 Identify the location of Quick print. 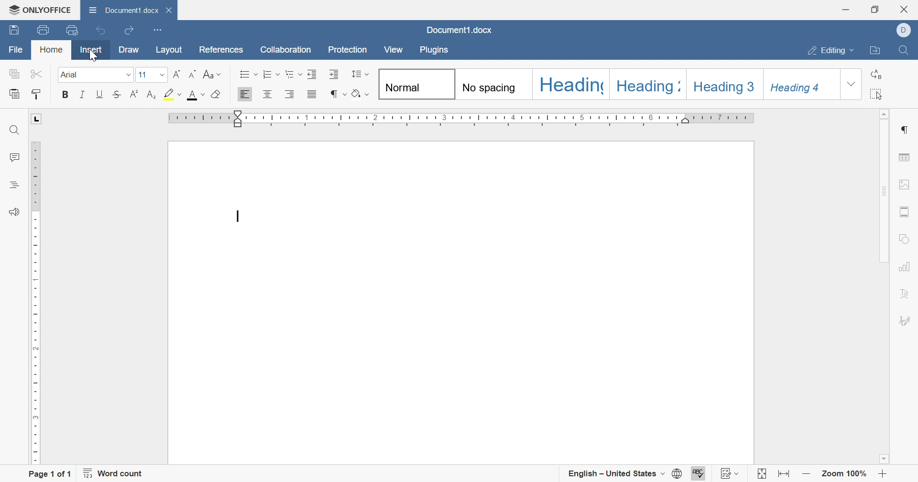
(73, 31).